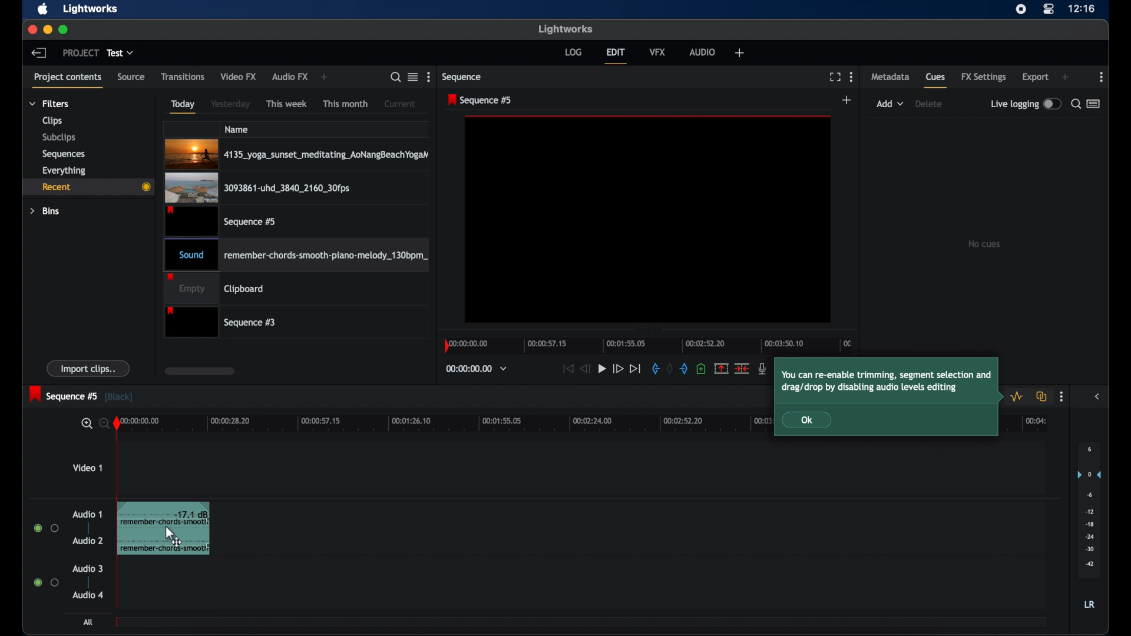  I want to click on play , so click(602, 369).